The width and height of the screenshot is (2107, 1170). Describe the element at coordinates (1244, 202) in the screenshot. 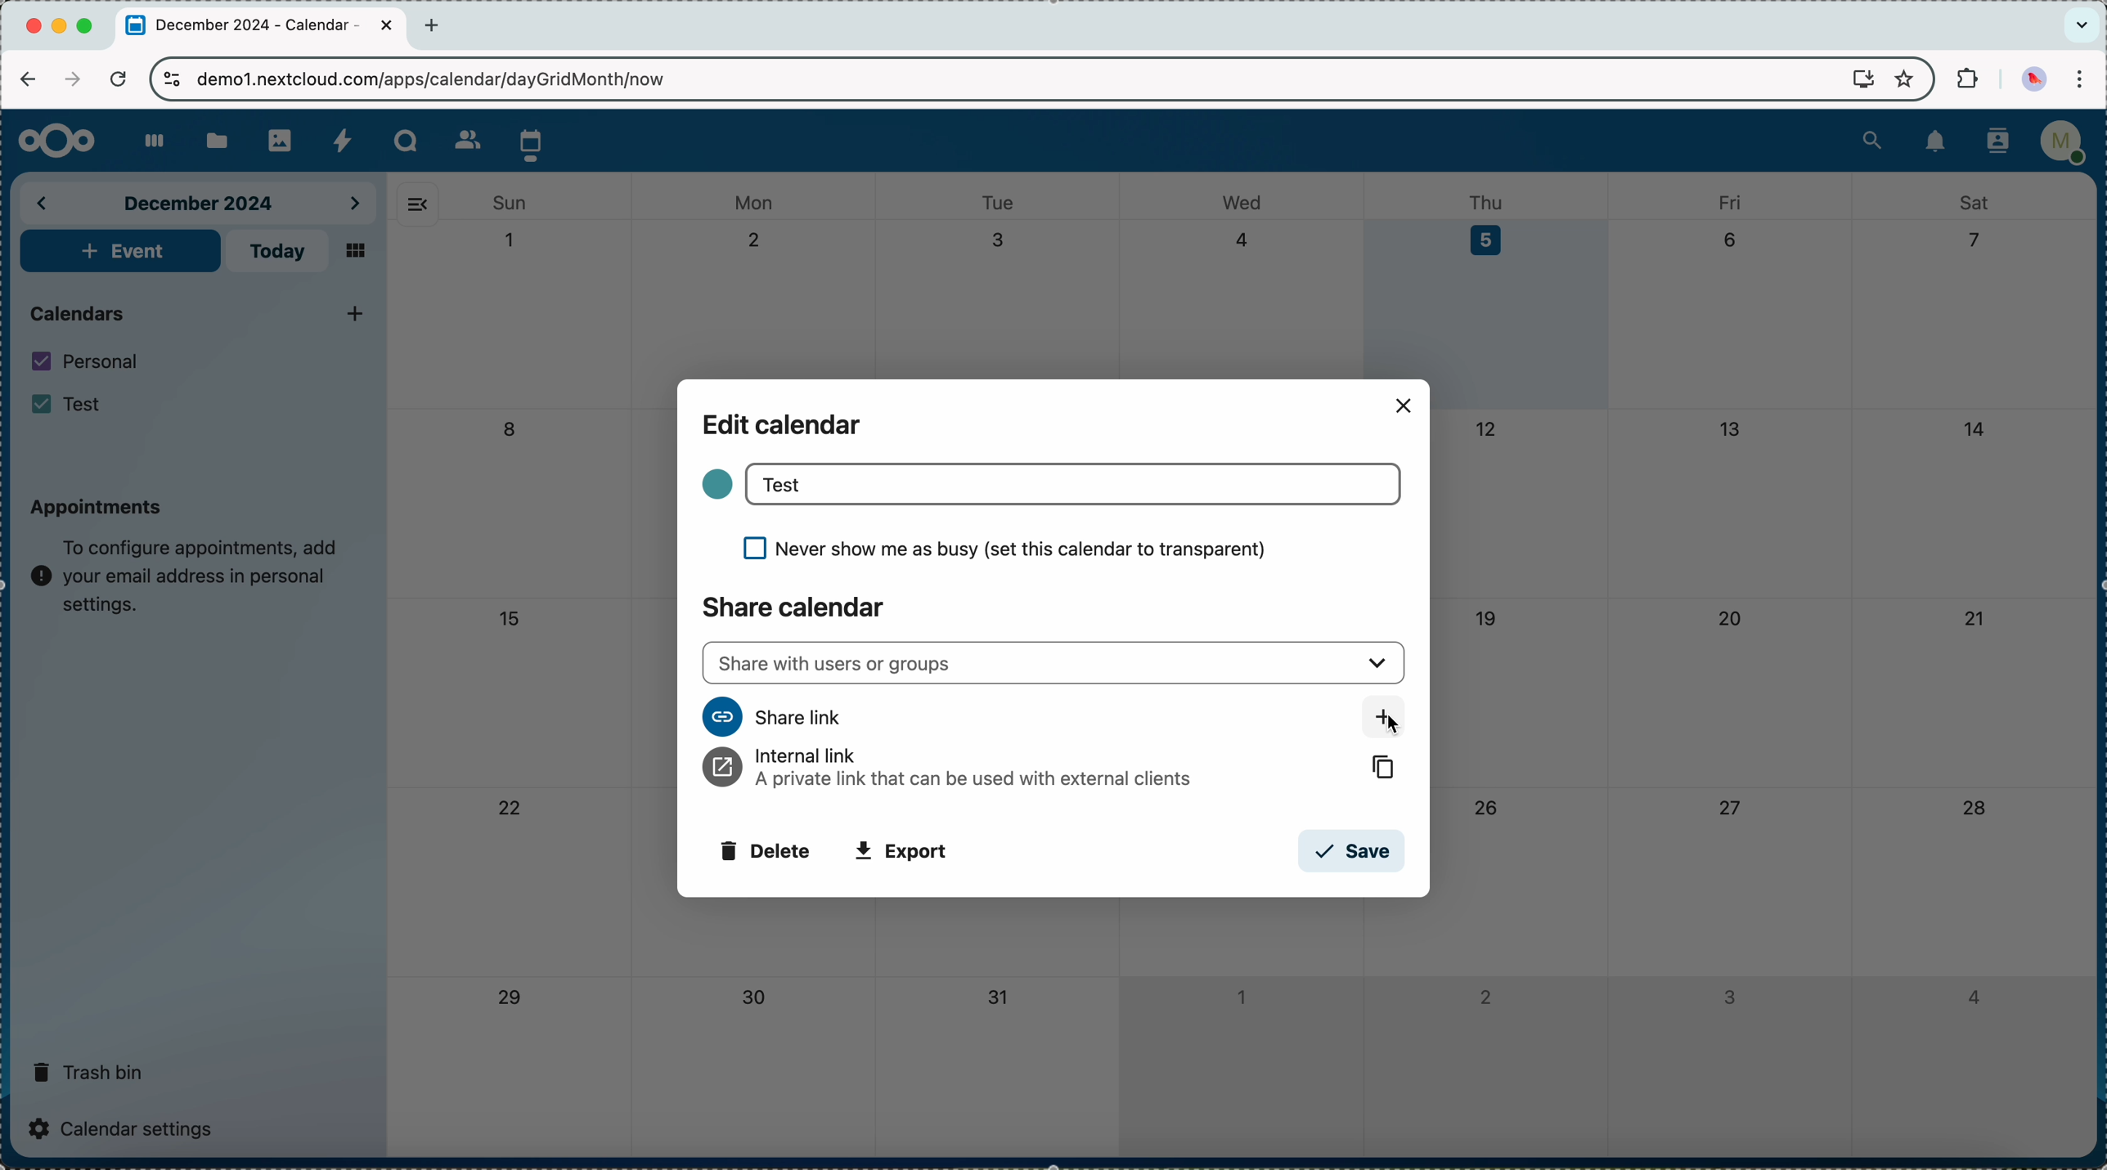

I see `wed` at that location.